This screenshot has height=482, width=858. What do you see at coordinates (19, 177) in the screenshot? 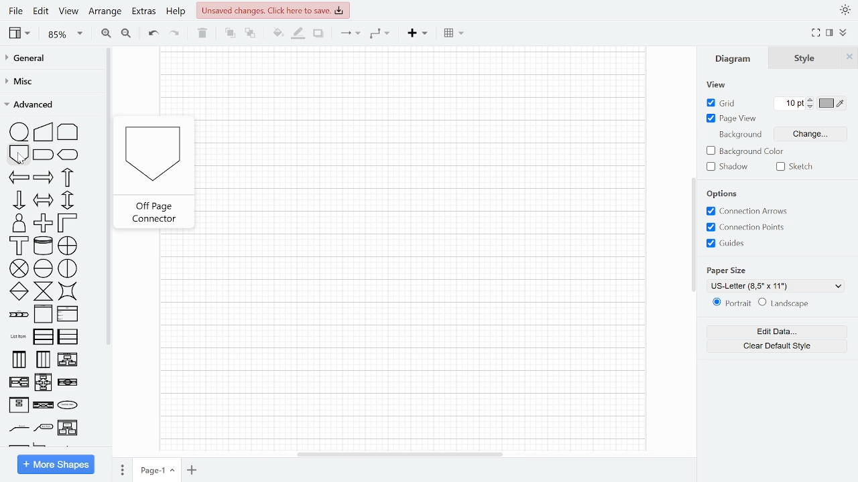
I see `arrow left` at bounding box center [19, 177].